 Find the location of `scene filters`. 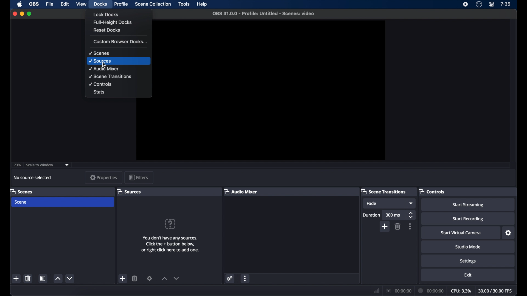

scene filters is located at coordinates (43, 278).